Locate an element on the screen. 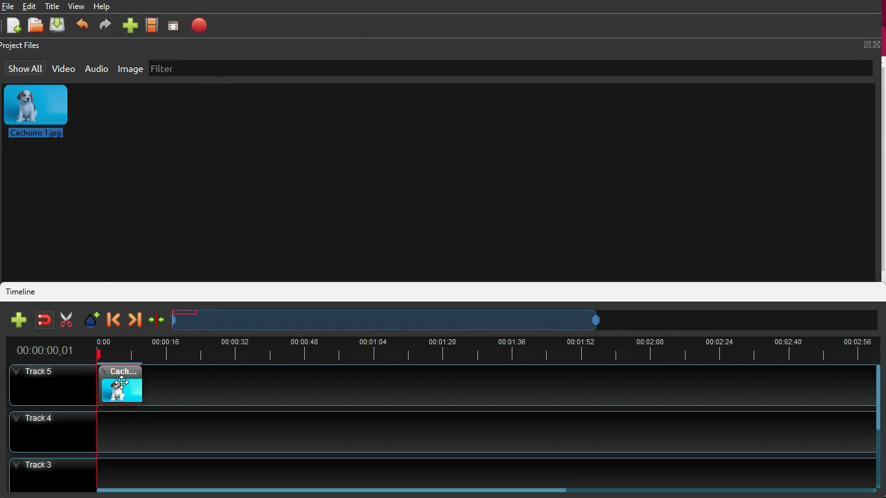  stop is located at coordinates (202, 25).